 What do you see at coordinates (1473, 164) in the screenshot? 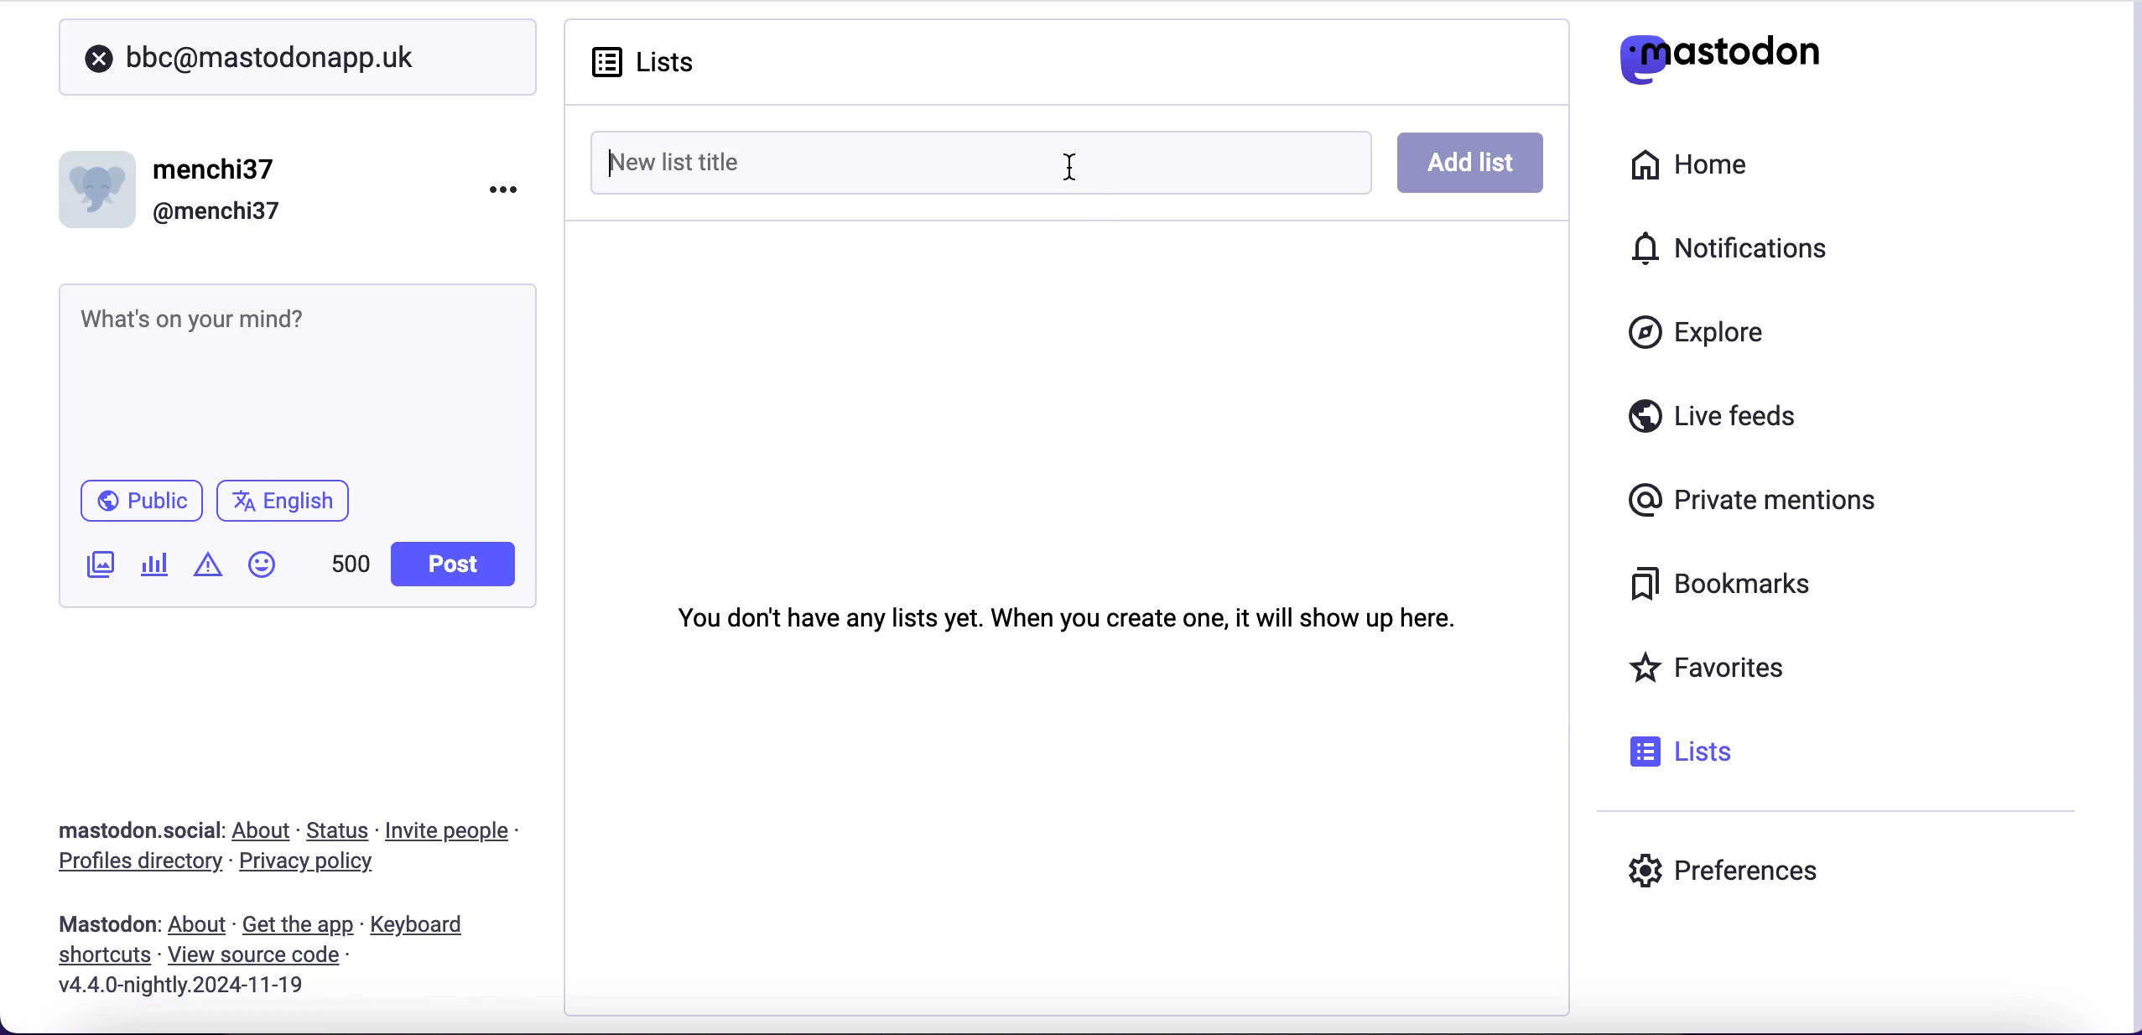
I see `add title` at bounding box center [1473, 164].